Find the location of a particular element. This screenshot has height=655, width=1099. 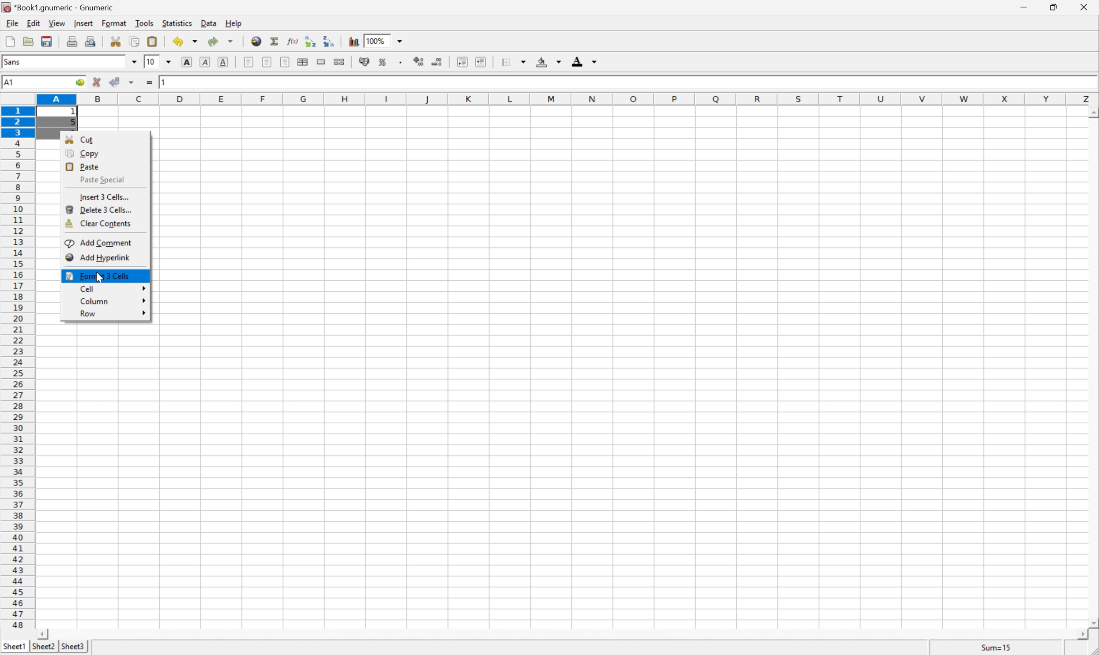

A1 is located at coordinates (11, 83).